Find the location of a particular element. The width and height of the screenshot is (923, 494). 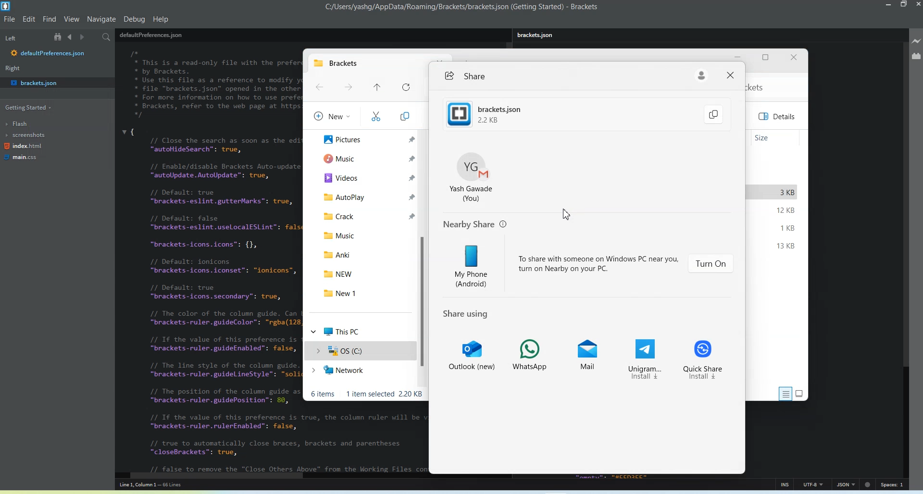

dot icon is located at coordinates (869, 484).